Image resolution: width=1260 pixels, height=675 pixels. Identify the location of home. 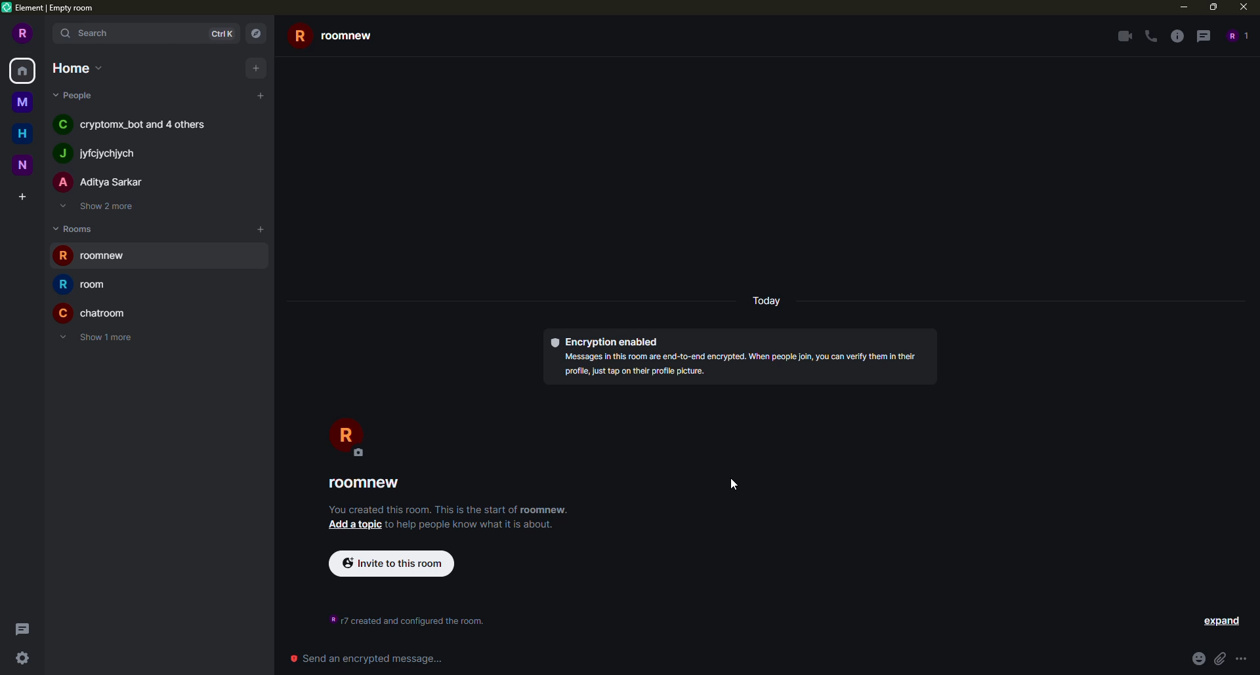
(26, 134).